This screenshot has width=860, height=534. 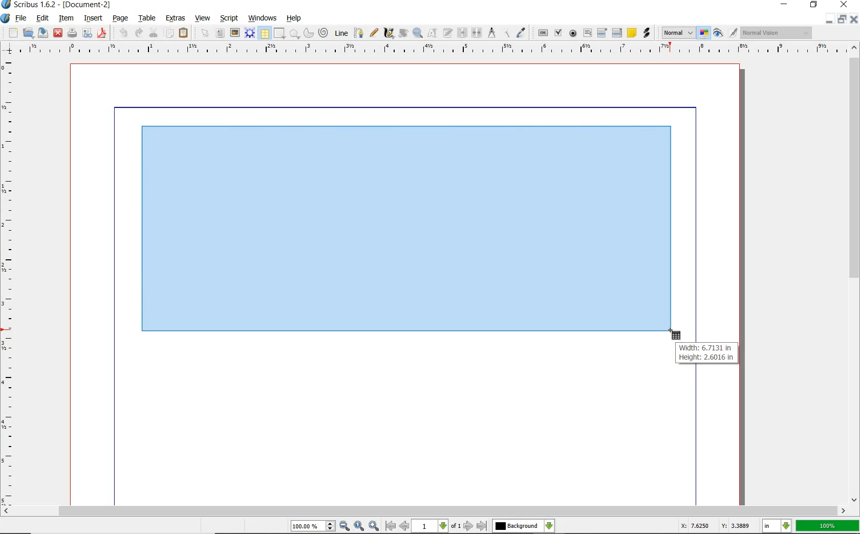 I want to click on edit contents of frame, so click(x=431, y=34).